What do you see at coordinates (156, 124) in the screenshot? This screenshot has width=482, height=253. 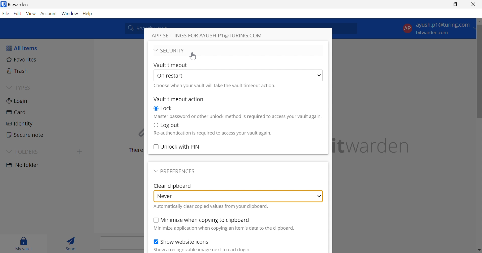 I see `Checkbox` at bounding box center [156, 124].